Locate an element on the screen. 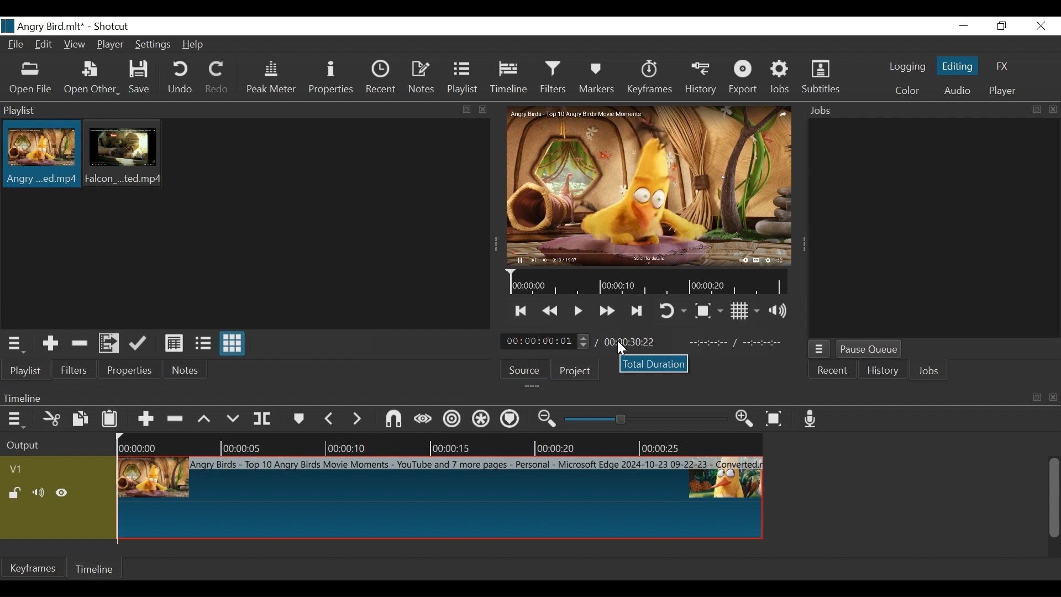  Pause Queue is located at coordinates (869, 349).